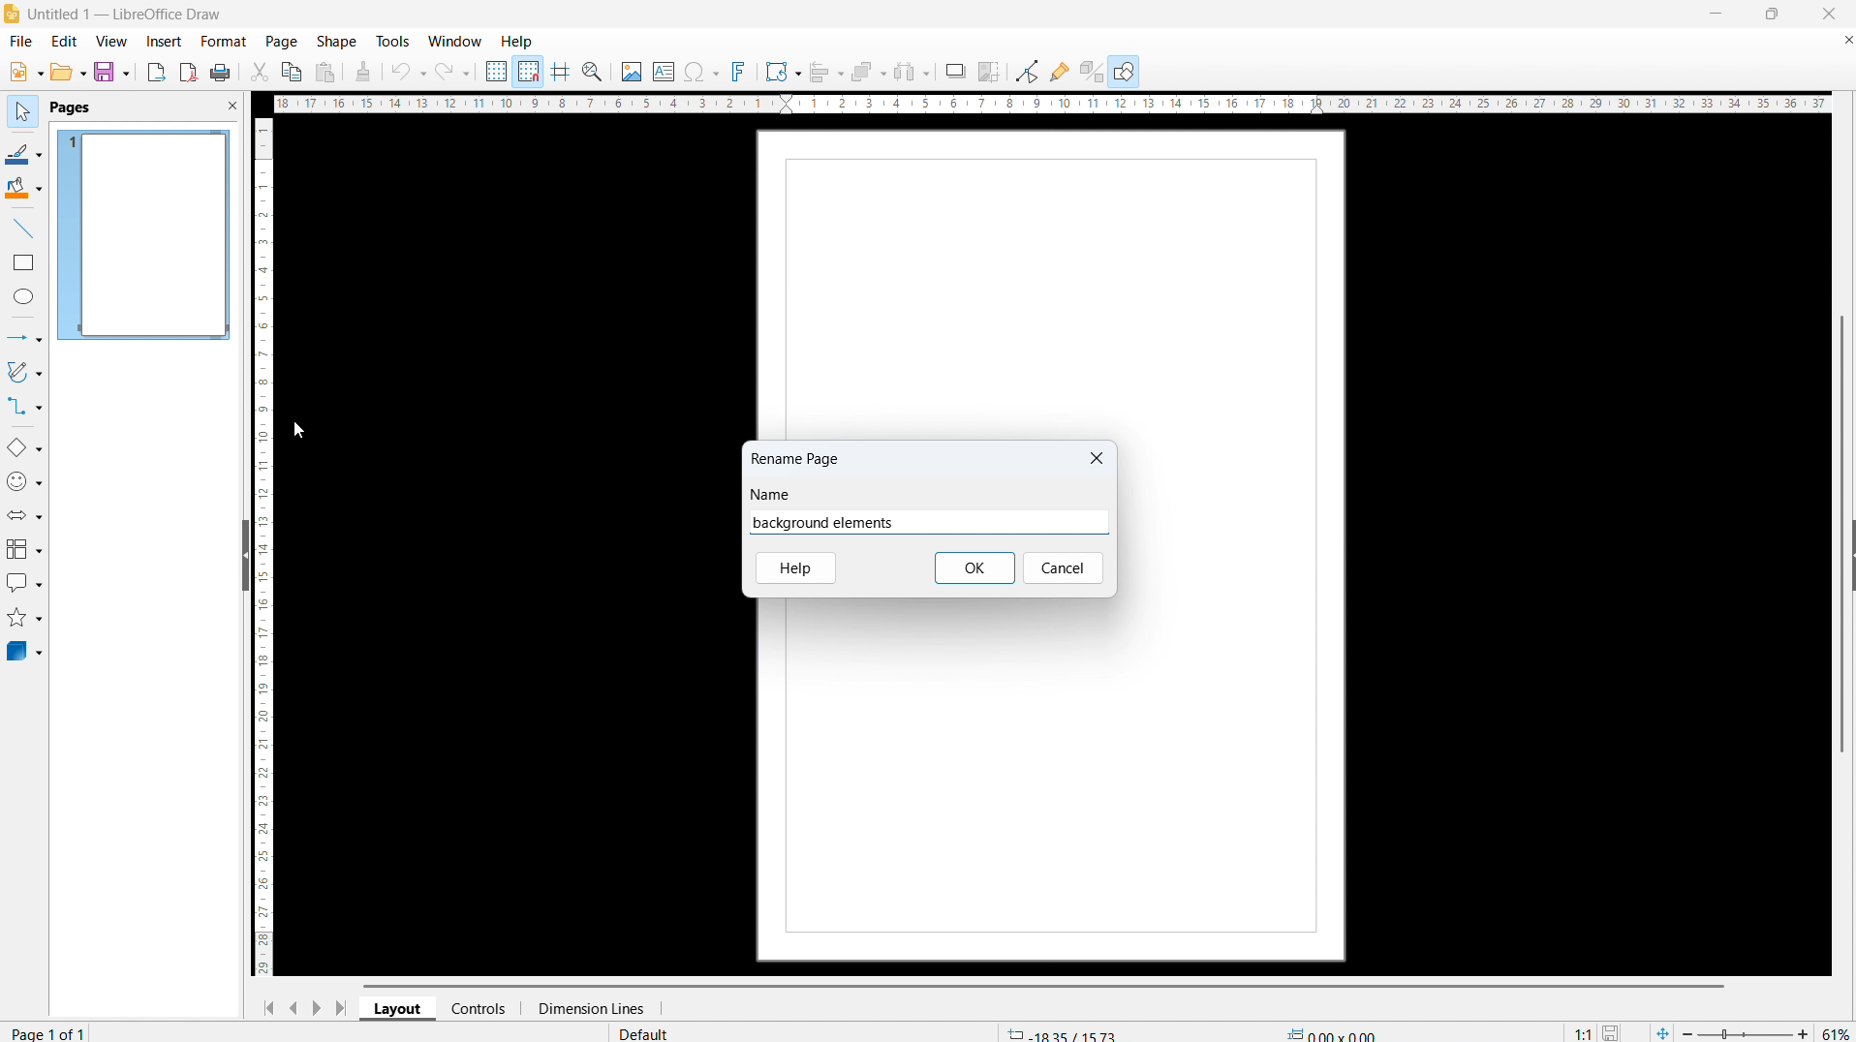 Image resolution: width=1856 pixels, height=1042 pixels. Describe the element at coordinates (391, 41) in the screenshot. I see `tools` at that location.